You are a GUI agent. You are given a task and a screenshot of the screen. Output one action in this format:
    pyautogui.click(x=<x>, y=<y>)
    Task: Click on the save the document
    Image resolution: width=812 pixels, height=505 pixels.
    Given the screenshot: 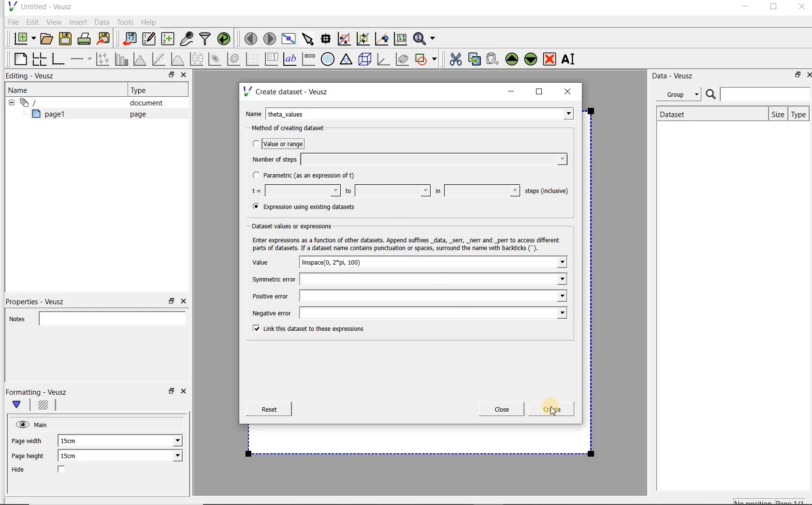 What is the action you would take?
    pyautogui.click(x=68, y=39)
    